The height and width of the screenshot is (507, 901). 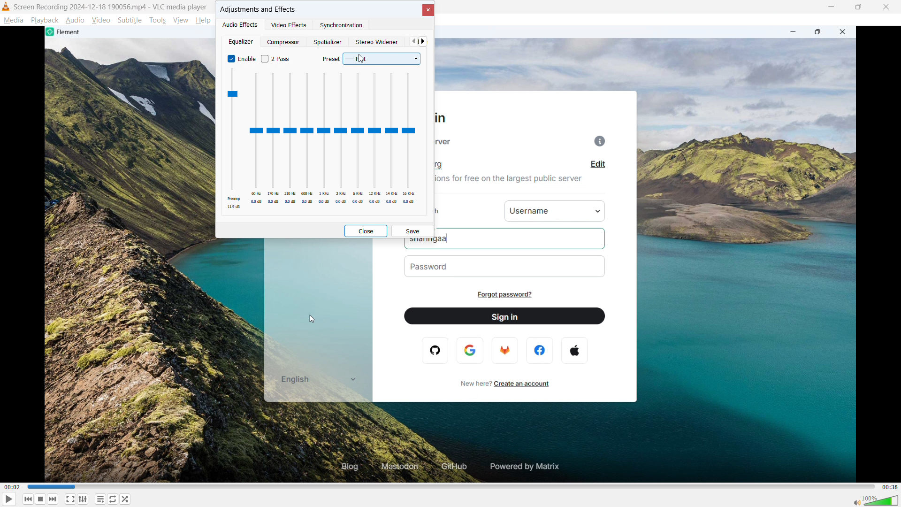 I want to click on help , so click(x=204, y=20).